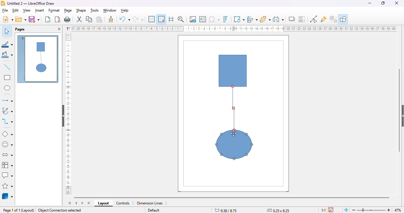  I want to click on horizontal scroll bar, so click(233, 197).